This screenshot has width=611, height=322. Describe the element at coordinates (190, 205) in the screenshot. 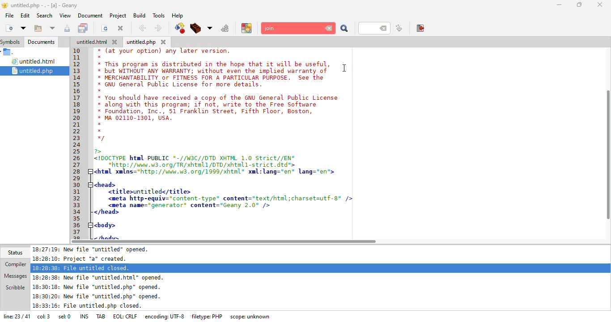

I see `<meta name="generator" content="Geany 2.0" />` at that location.